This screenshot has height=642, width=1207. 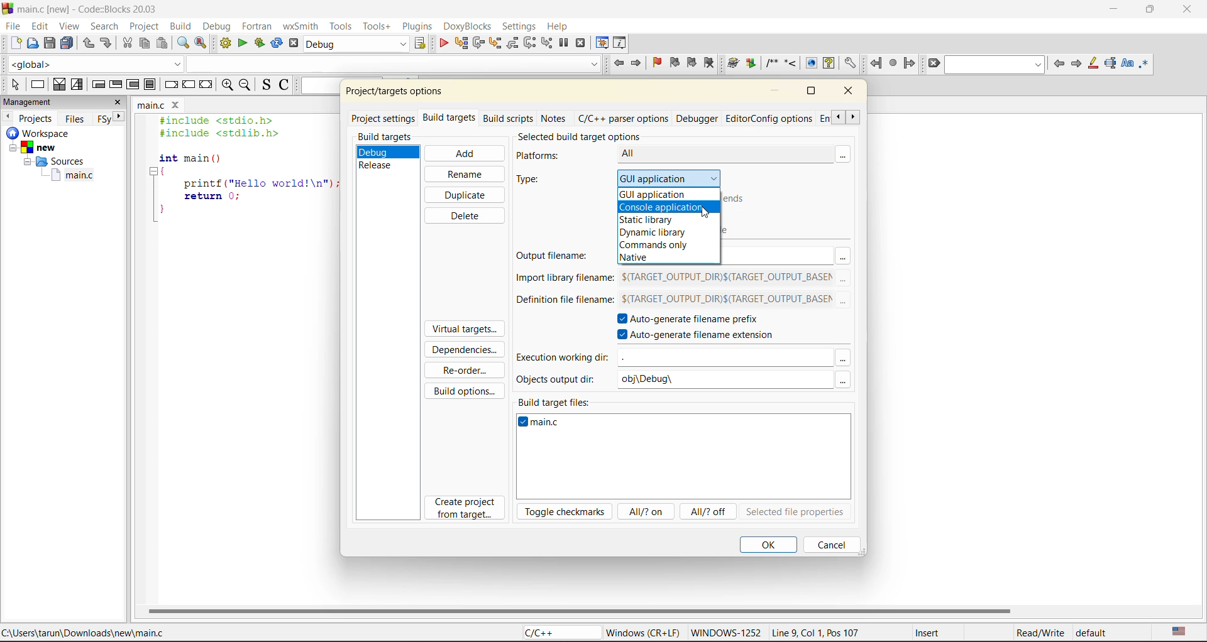 What do you see at coordinates (556, 257) in the screenshot?
I see `output filename` at bounding box center [556, 257].